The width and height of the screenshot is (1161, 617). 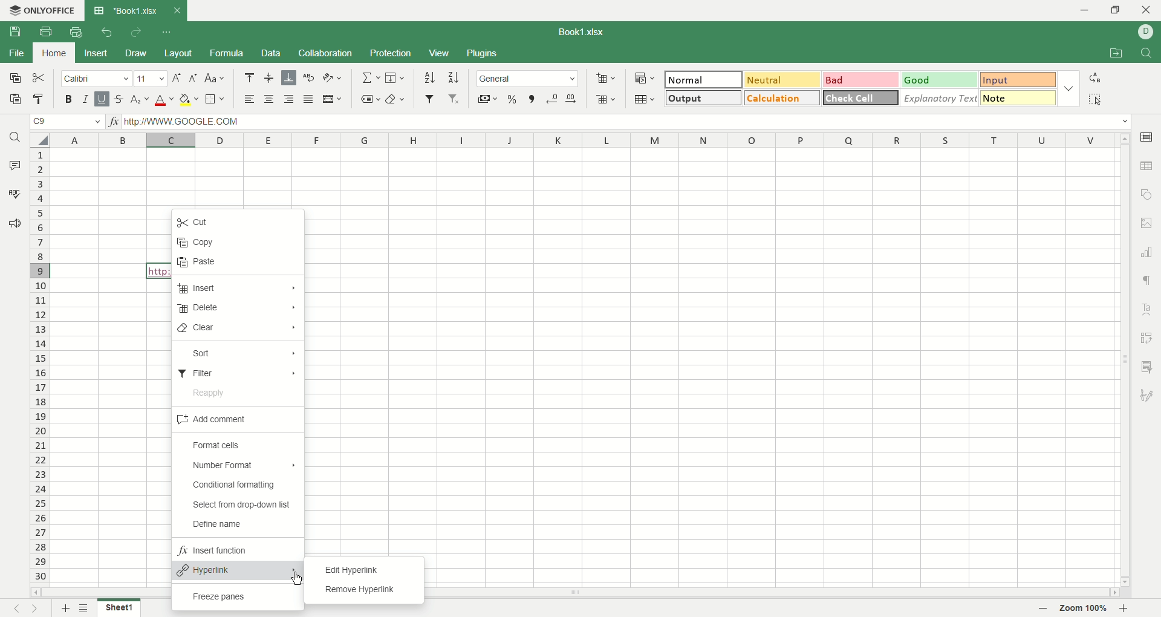 What do you see at coordinates (527, 78) in the screenshot?
I see `number format` at bounding box center [527, 78].